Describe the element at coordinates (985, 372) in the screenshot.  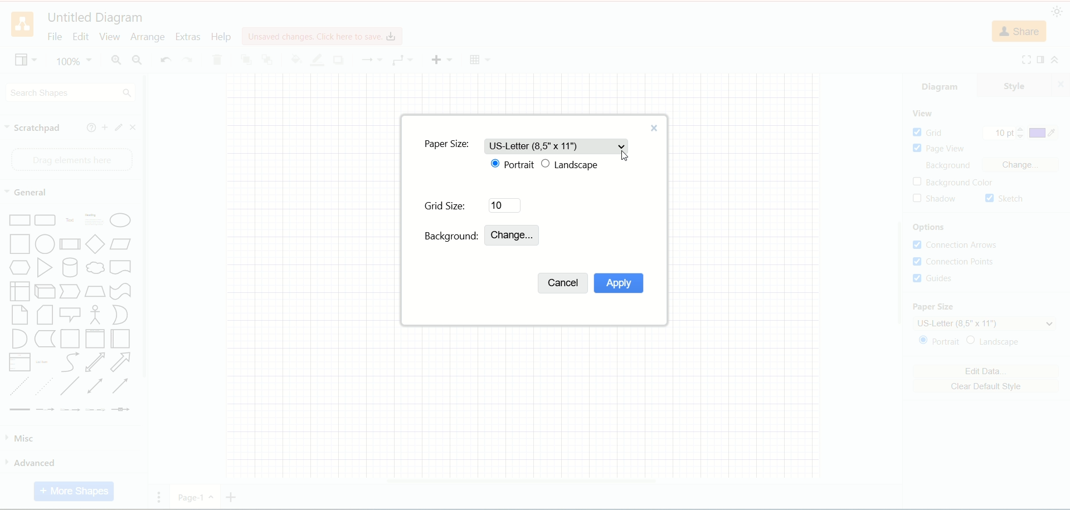
I see `edit data` at that location.